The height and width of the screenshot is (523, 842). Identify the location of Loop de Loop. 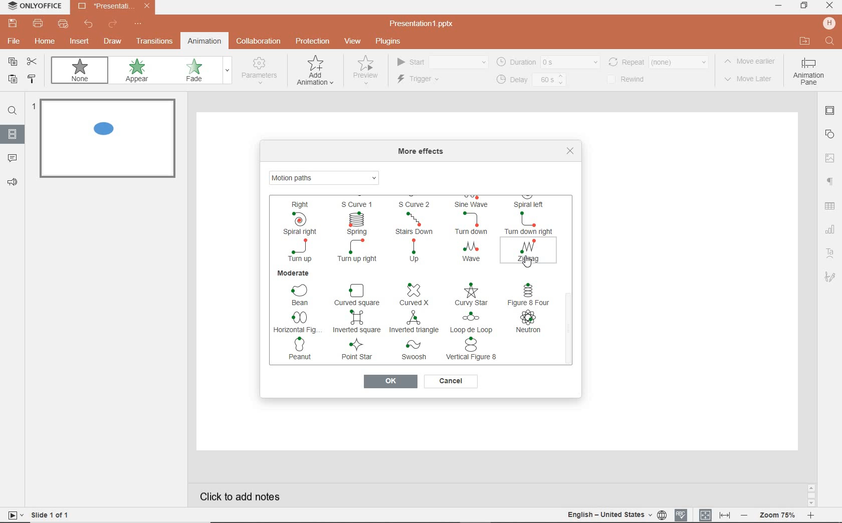
(473, 322).